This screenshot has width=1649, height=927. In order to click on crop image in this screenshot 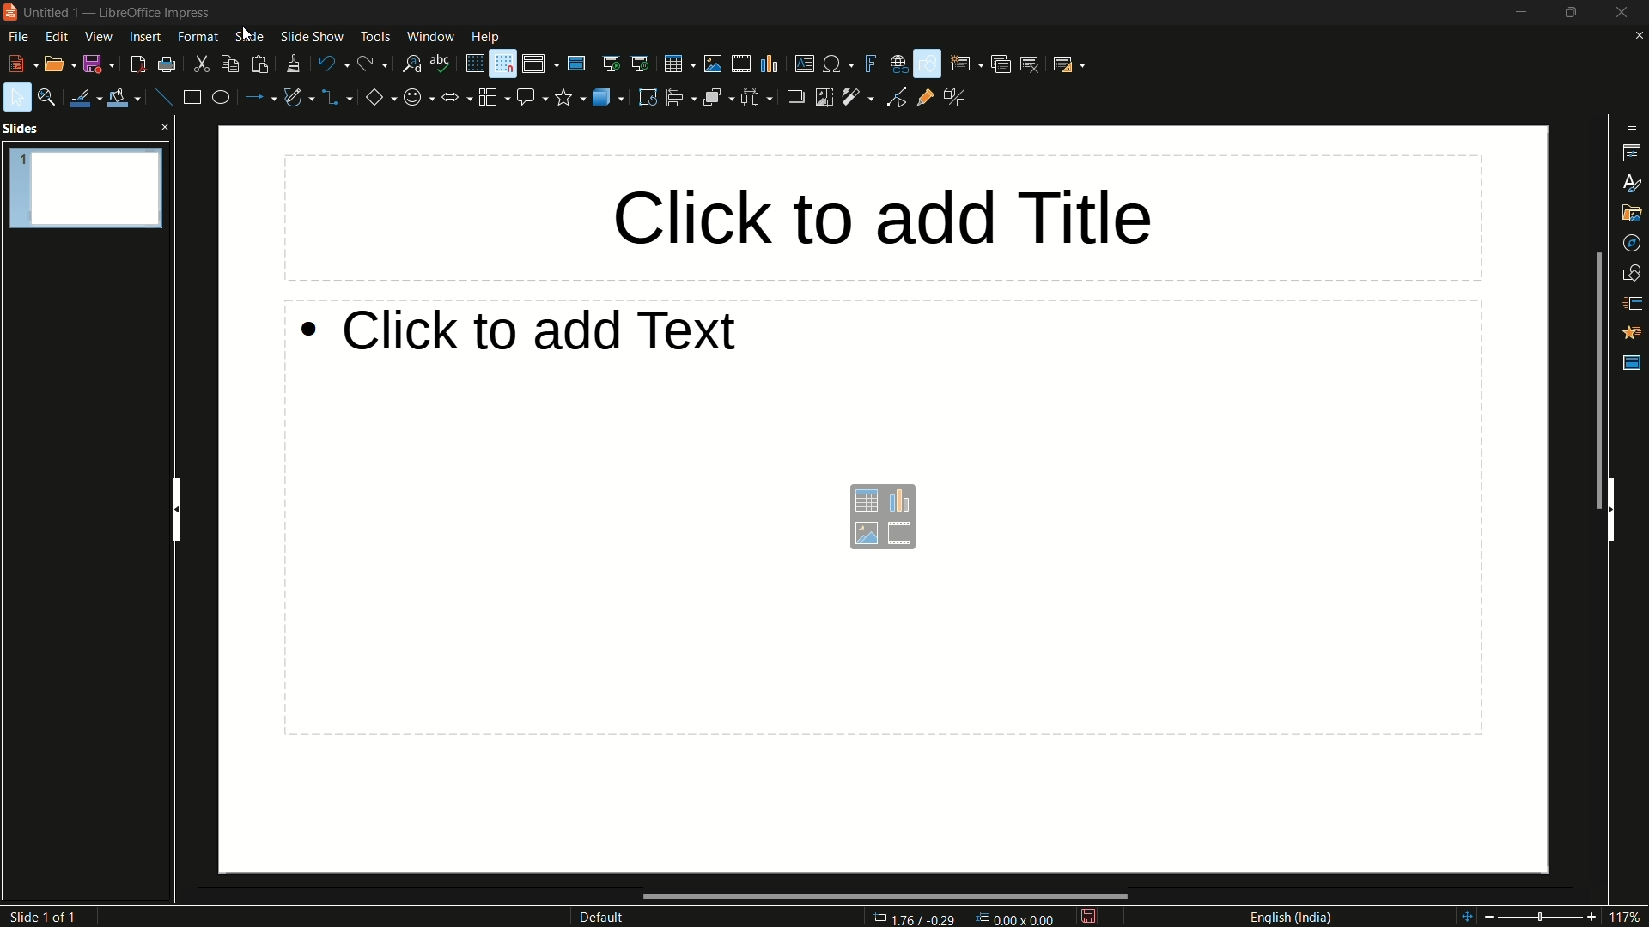, I will do `click(826, 99)`.